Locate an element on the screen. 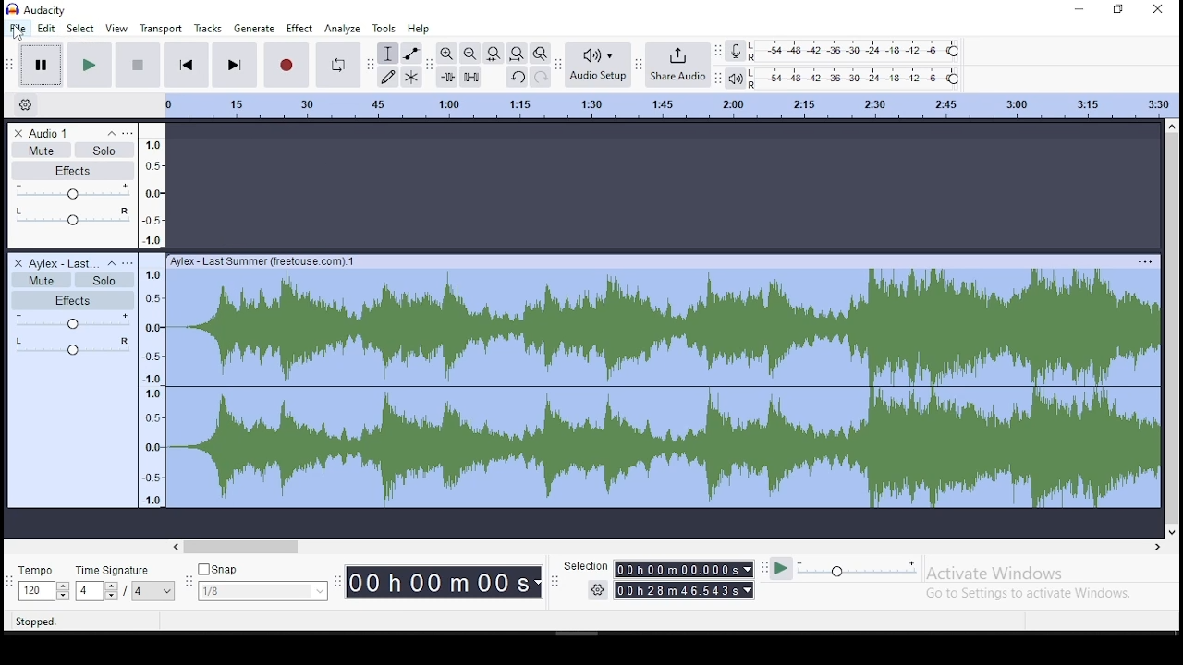 Image resolution: width=1183 pixels, height=665 pixels. restore is located at coordinates (1120, 10).